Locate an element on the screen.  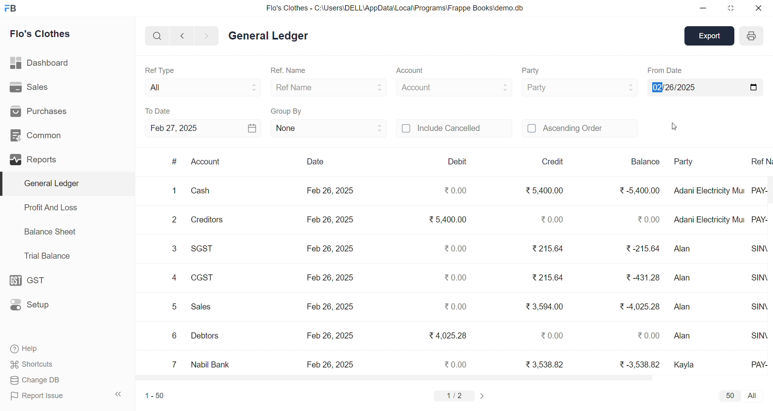
₹ 0.00 is located at coordinates (646, 218).